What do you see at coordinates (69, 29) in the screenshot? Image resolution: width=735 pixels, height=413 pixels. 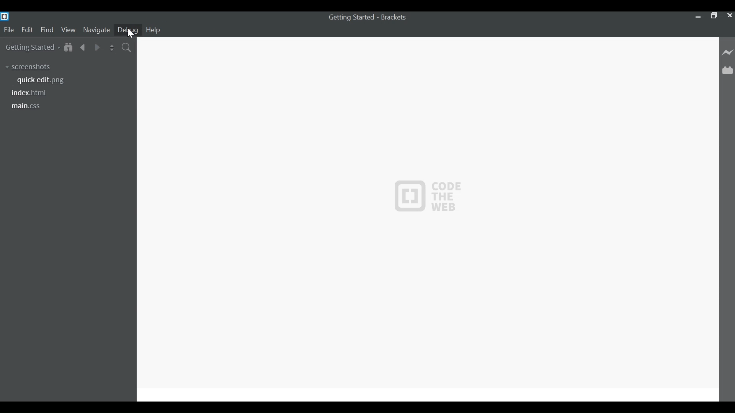 I see `View` at bounding box center [69, 29].